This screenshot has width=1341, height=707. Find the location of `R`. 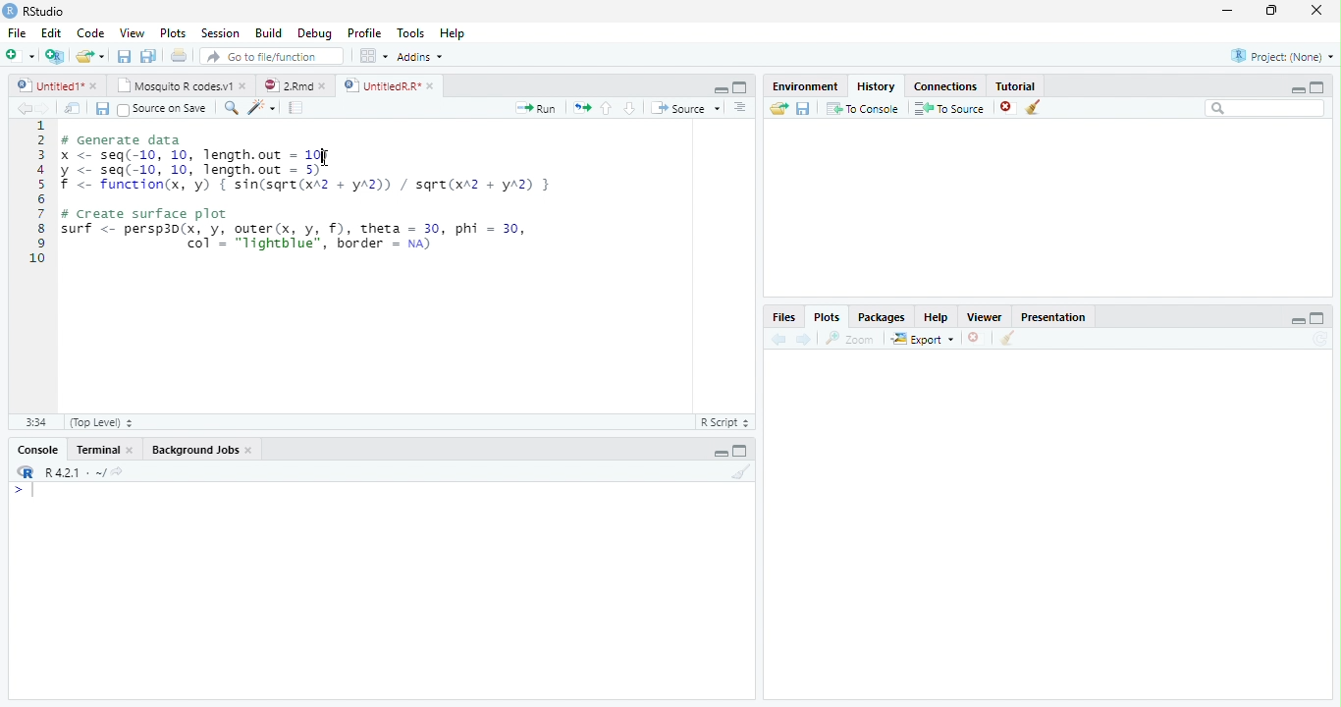

R is located at coordinates (24, 471).